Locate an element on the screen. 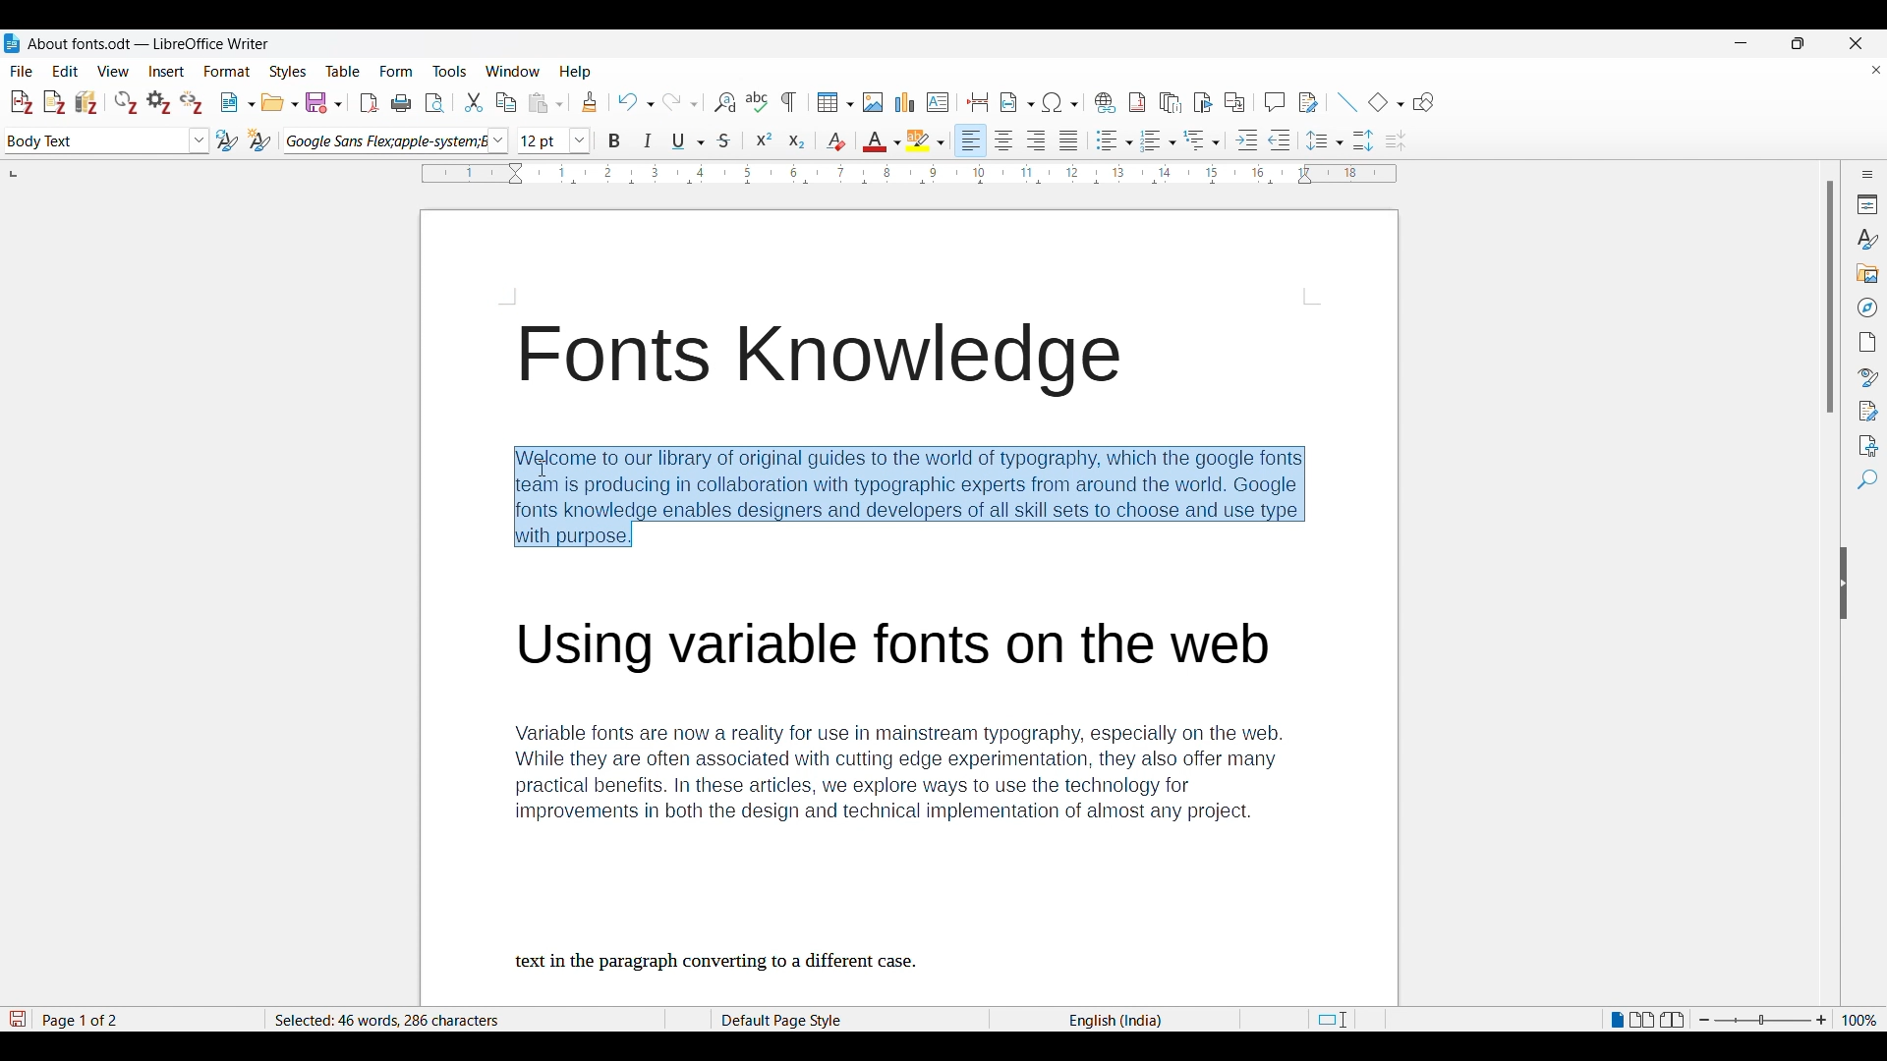 The width and height of the screenshot is (1887, 1061). Italics is located at coordinates (648, 140).